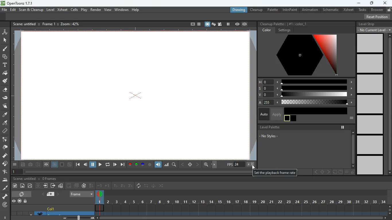  Describe the element at coordinates (158, 164) in the screenshot. I see `volume` at that location.